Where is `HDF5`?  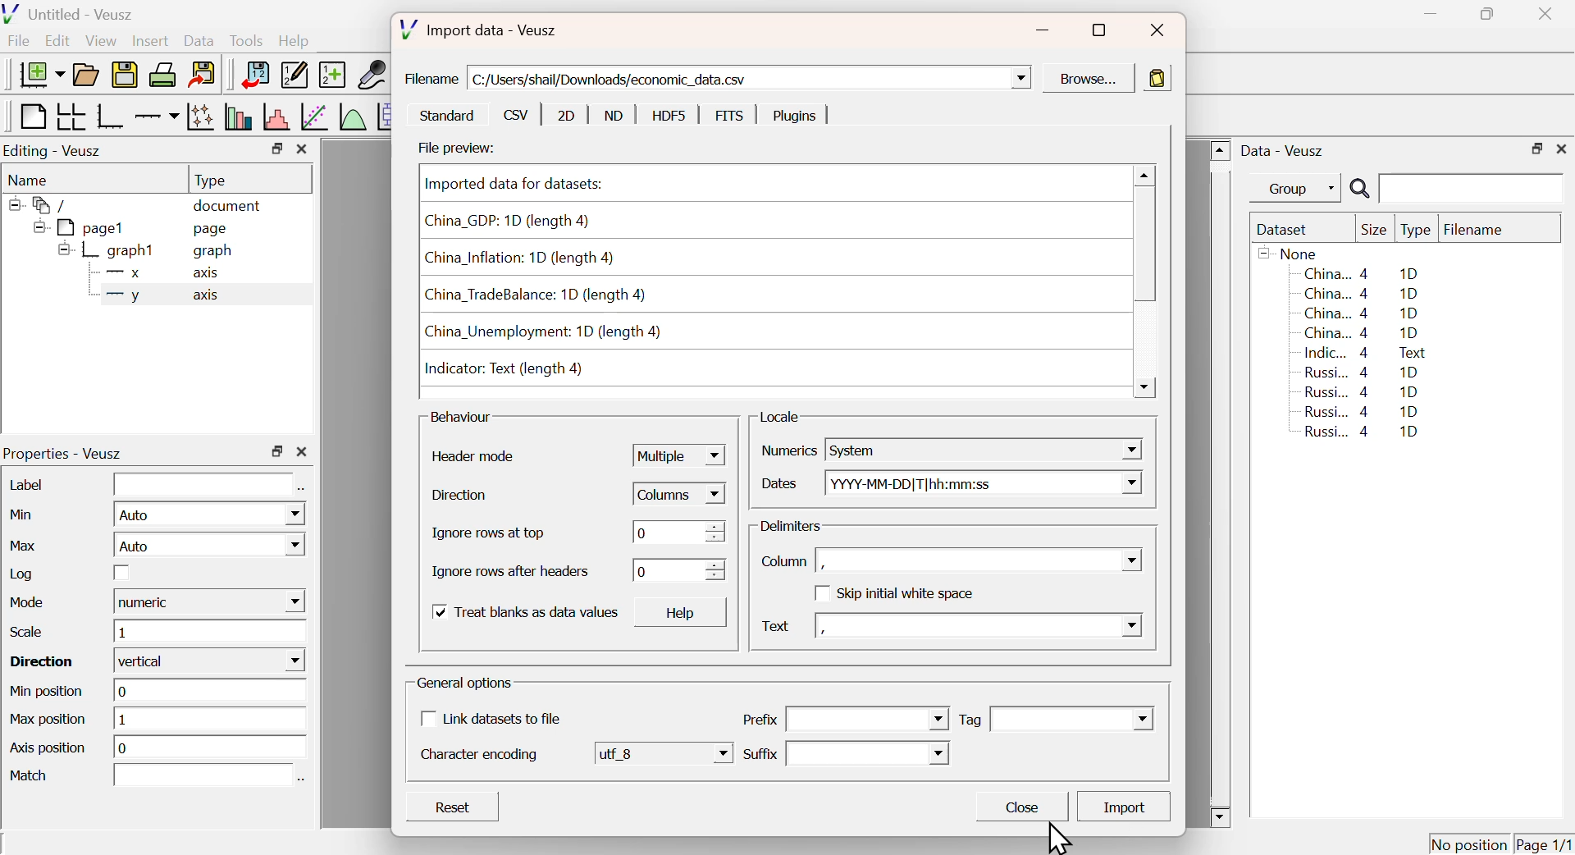
HDF5 is located at coordinates (665, 116).